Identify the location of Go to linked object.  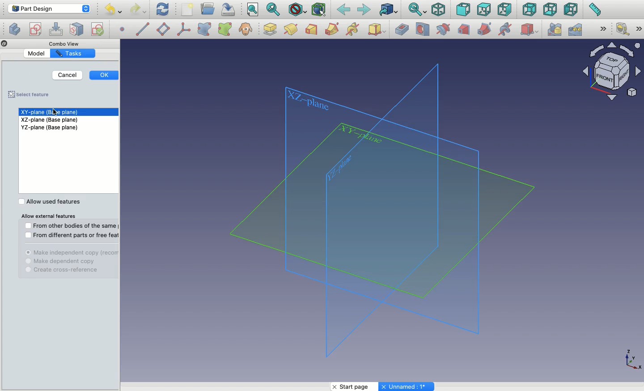
(389, 10).